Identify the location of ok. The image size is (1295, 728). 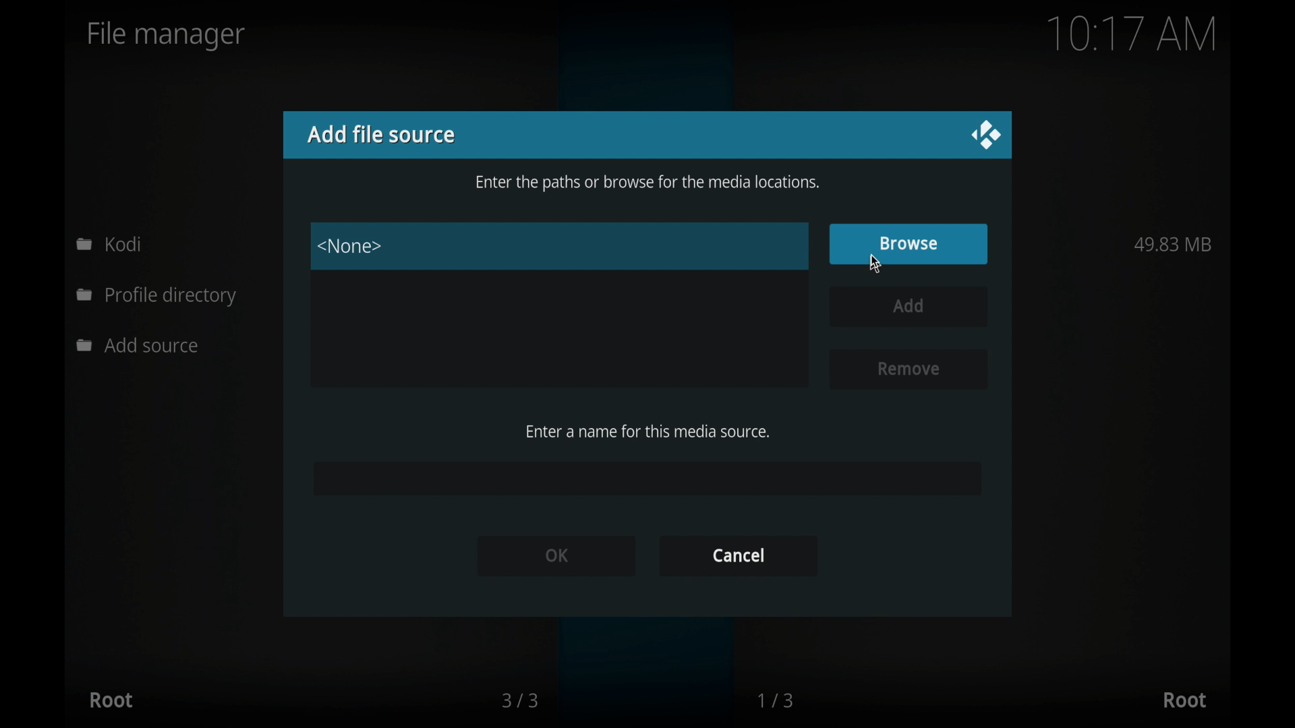
(558, 555).